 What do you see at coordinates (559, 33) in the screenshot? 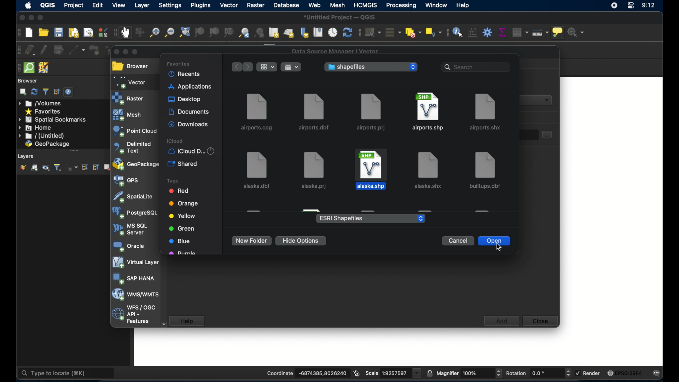
I see `show map tops` at bounding box center [559, 33].